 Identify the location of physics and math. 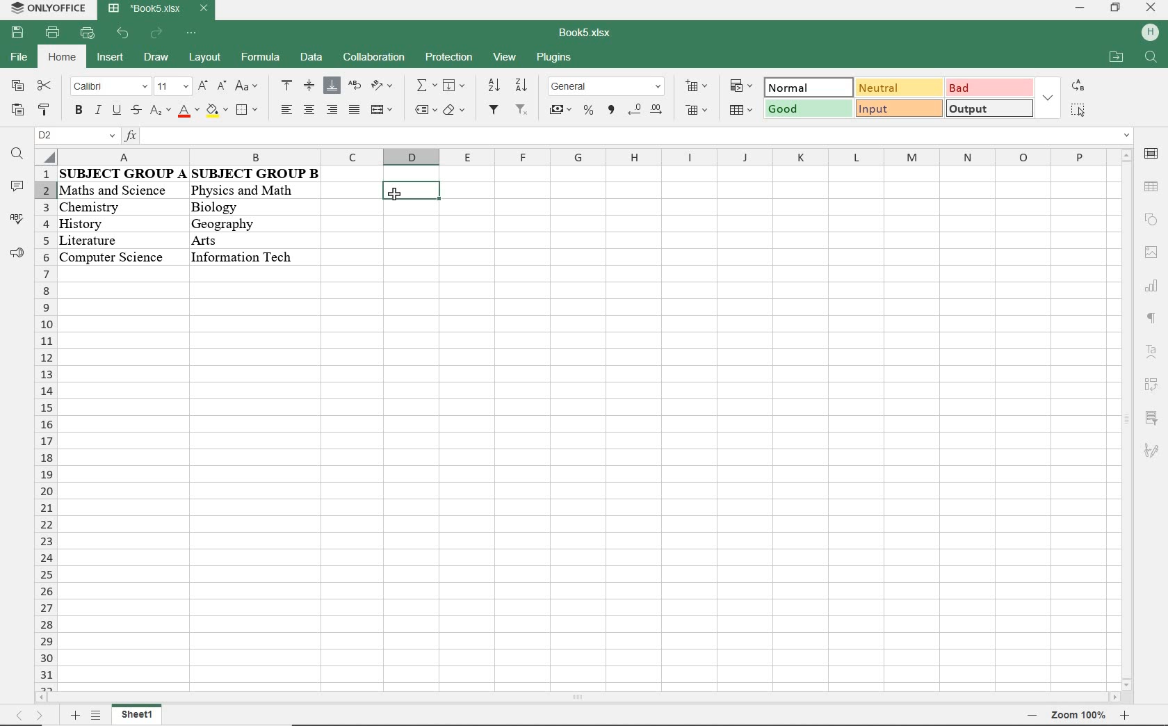
(243, 193).